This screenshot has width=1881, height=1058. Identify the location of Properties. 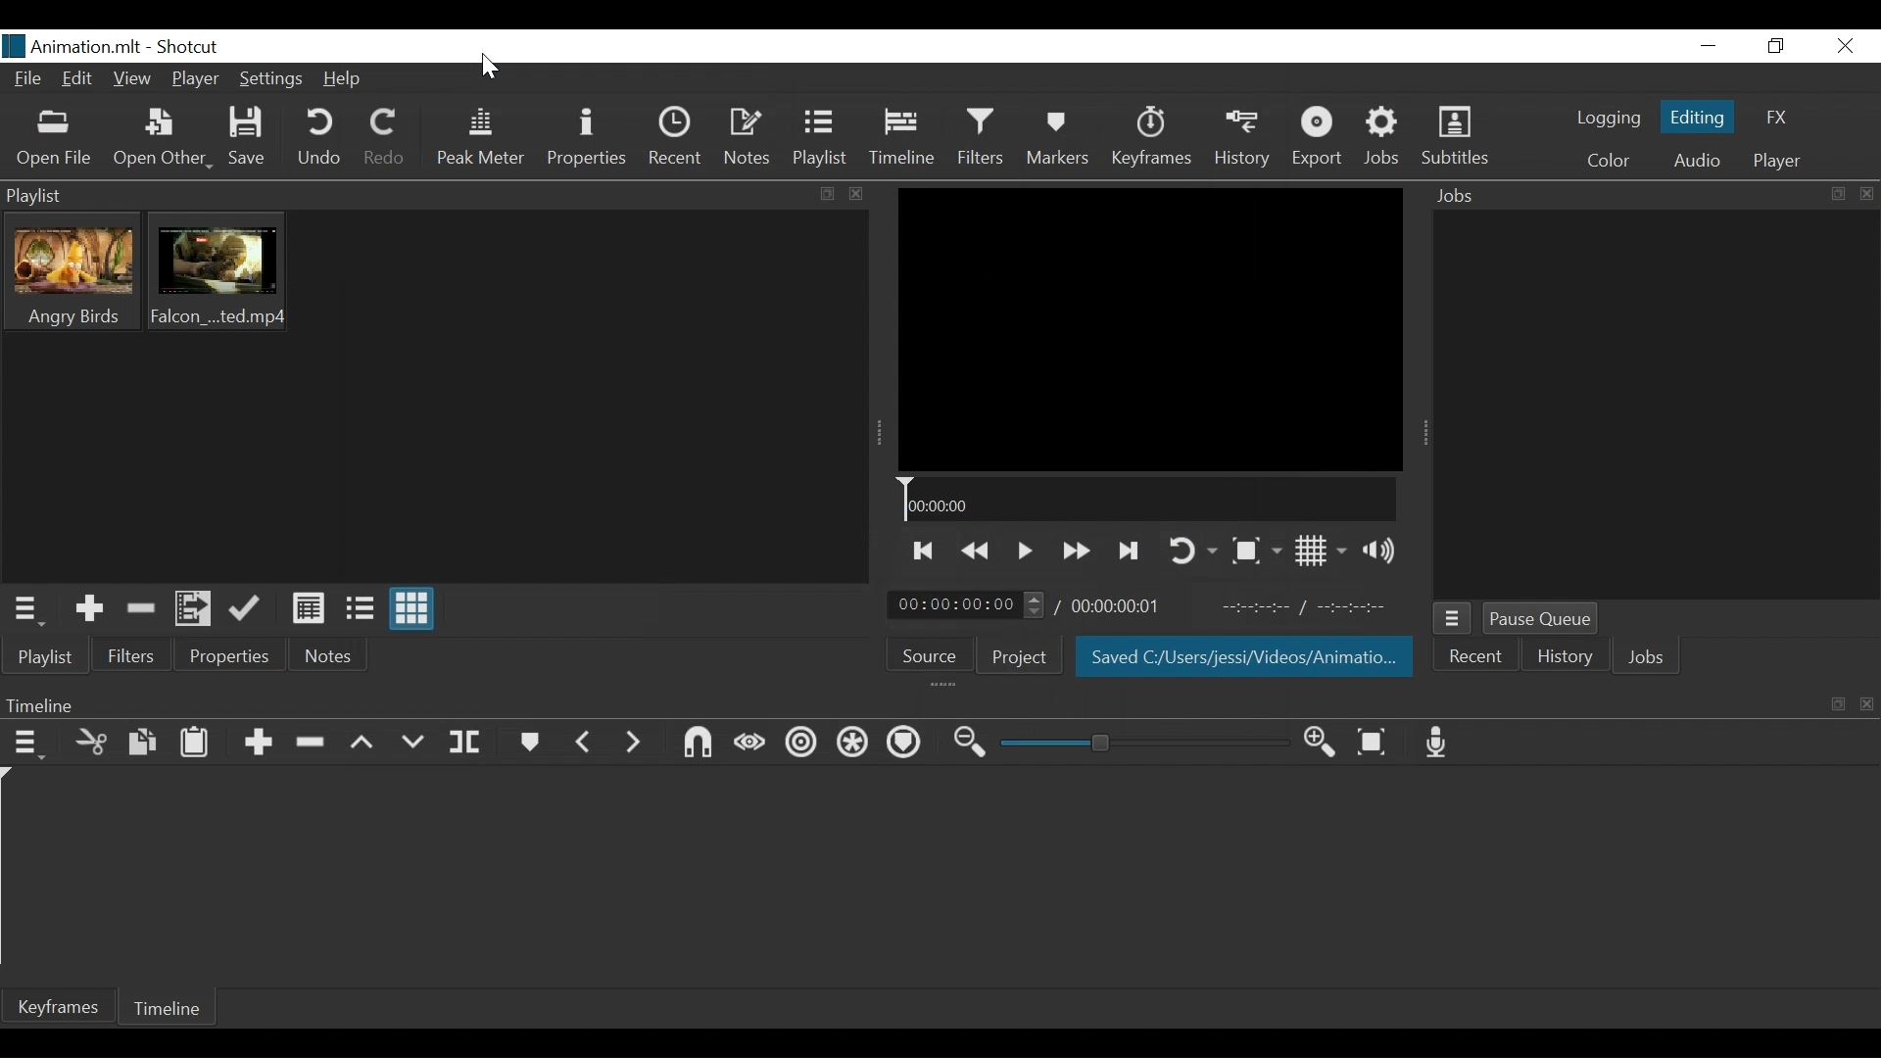
(586, 137).